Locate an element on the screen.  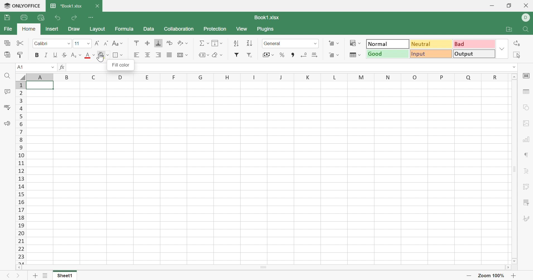
Paste is located at coordinates (7, 53).